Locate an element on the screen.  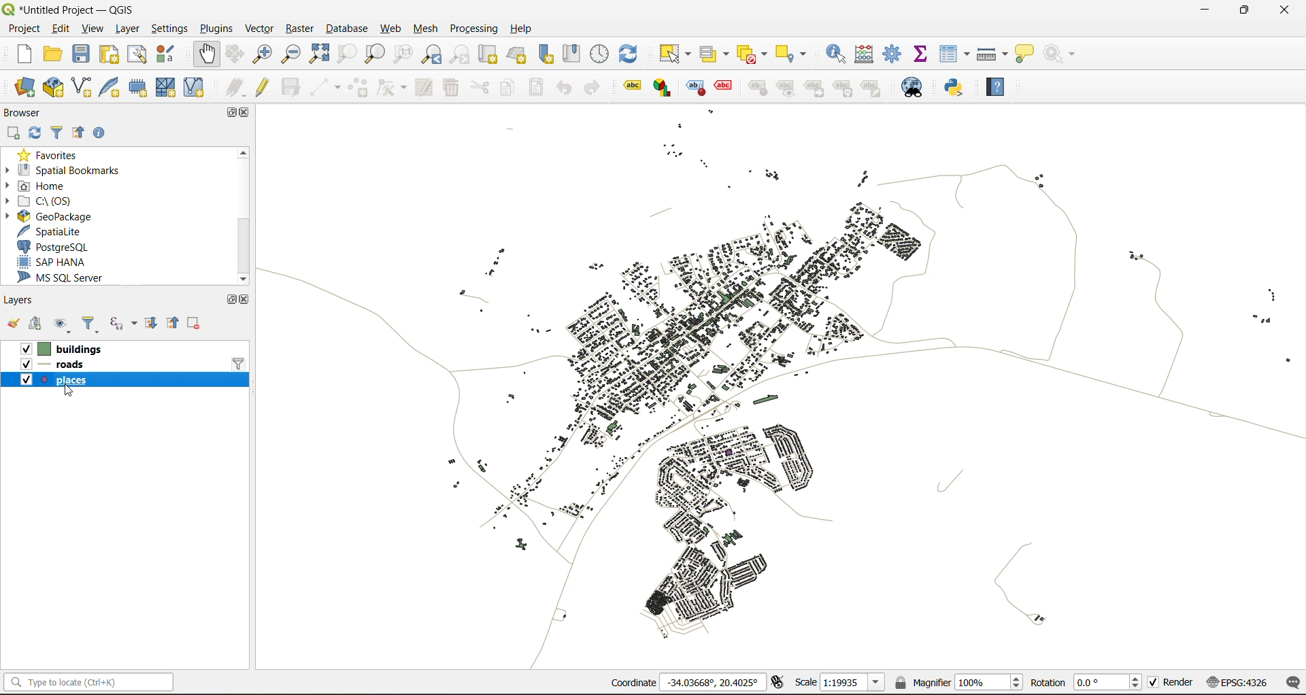
remove is located at coordinates (196, 324).